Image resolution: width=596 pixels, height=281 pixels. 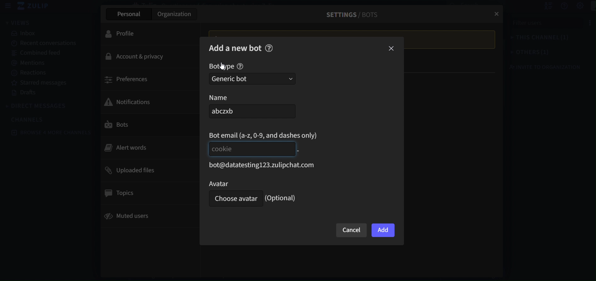 I want to click on close, so click(x=392, y=49).